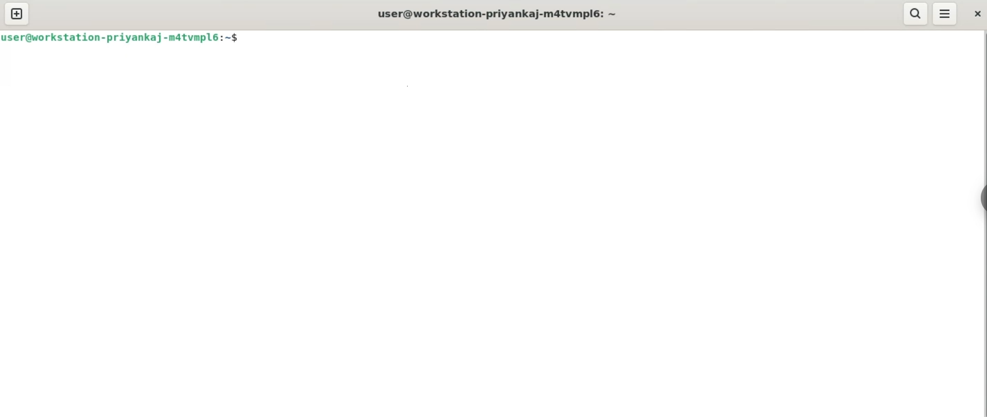  I want to click on new tab, so click(20, 13).